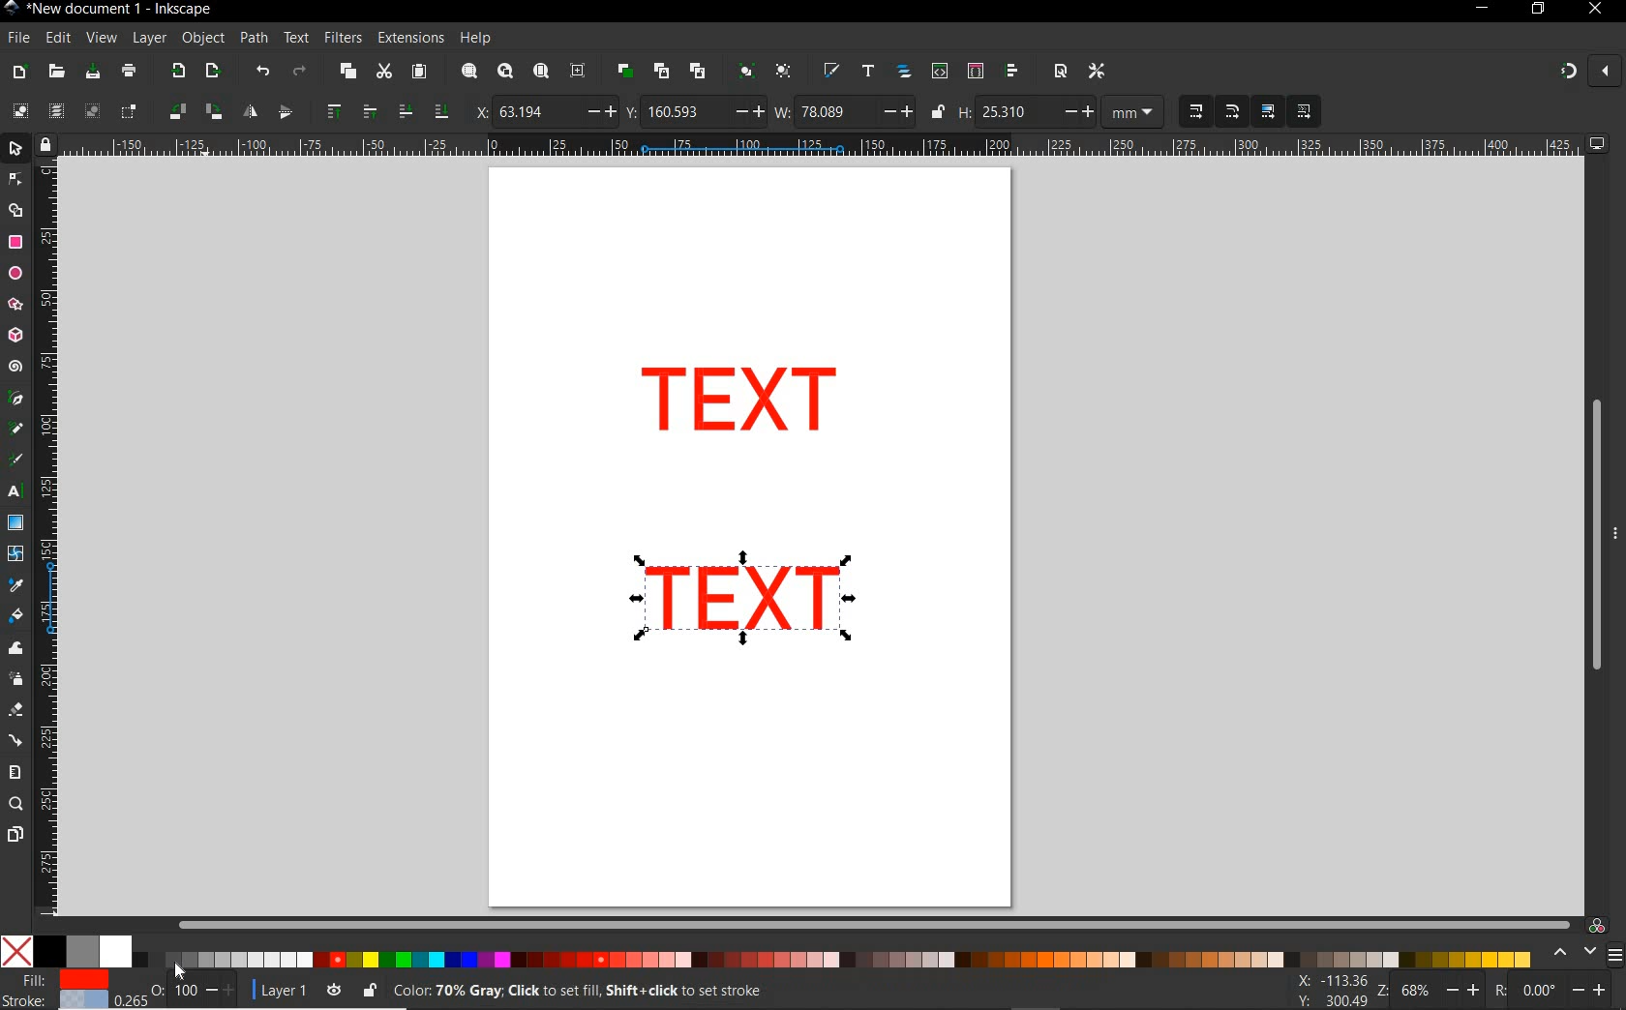  Describe the element at coordinates (844, 111) in the screenshot. I see `width of selection` at that location.